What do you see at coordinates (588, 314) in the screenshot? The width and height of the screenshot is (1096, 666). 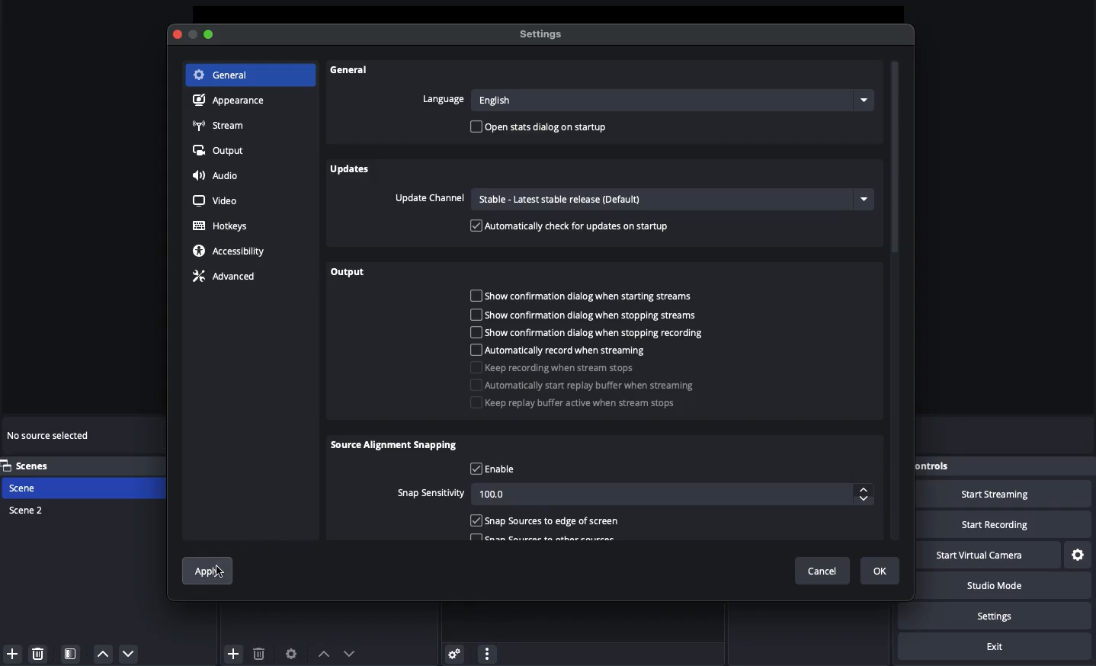 I see `Show confirmation dialog ` at bounding box center [588, 314].